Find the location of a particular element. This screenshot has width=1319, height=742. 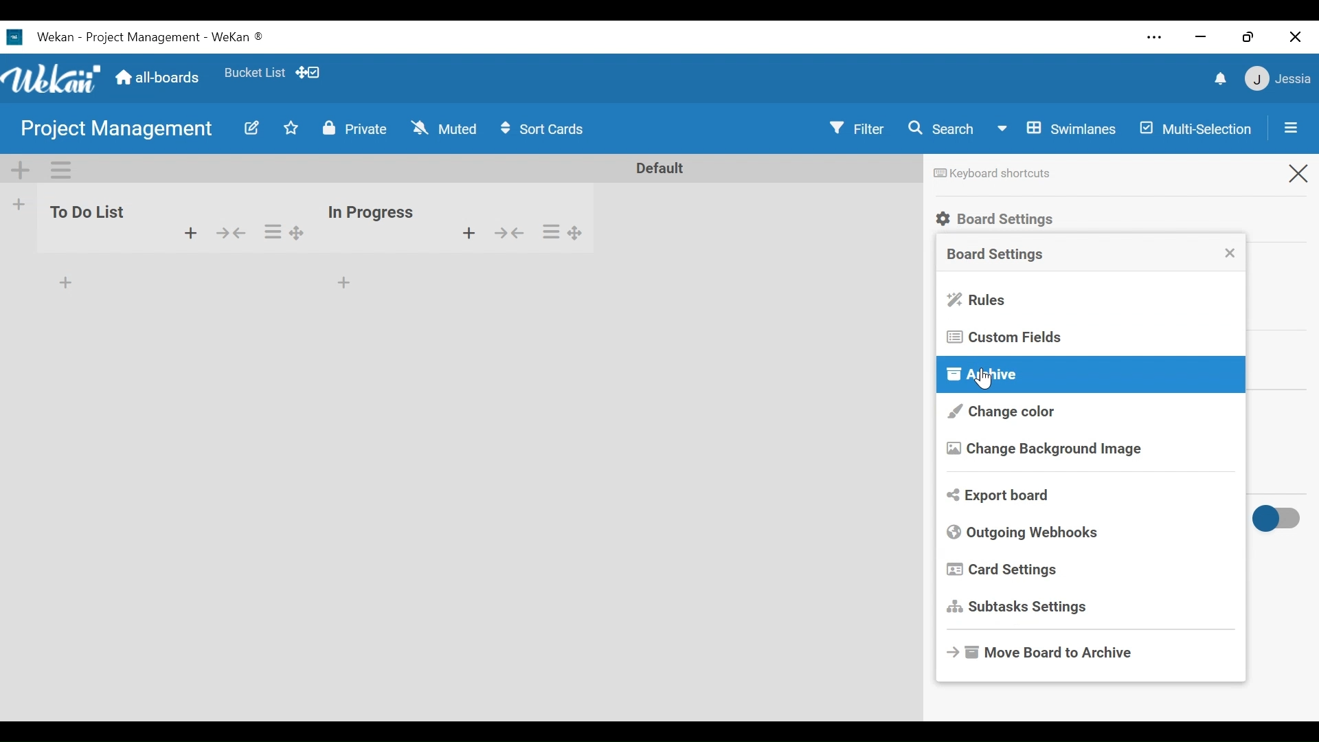

Member Settings is located at coordinates (1279, 79).